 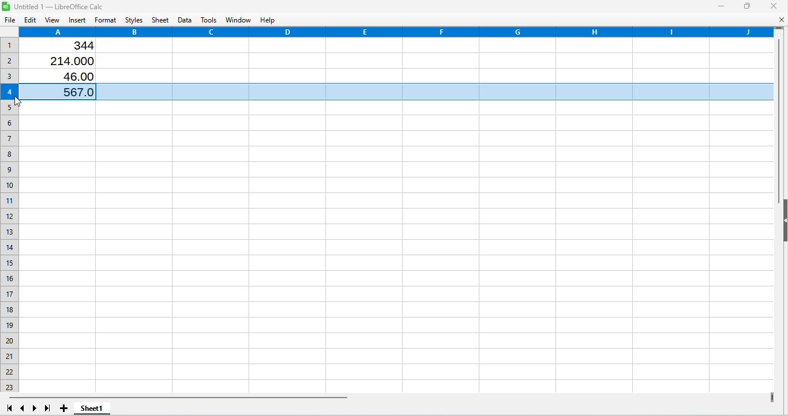 I want to click on Scroll to next sheet, so click(x=35, y=409).